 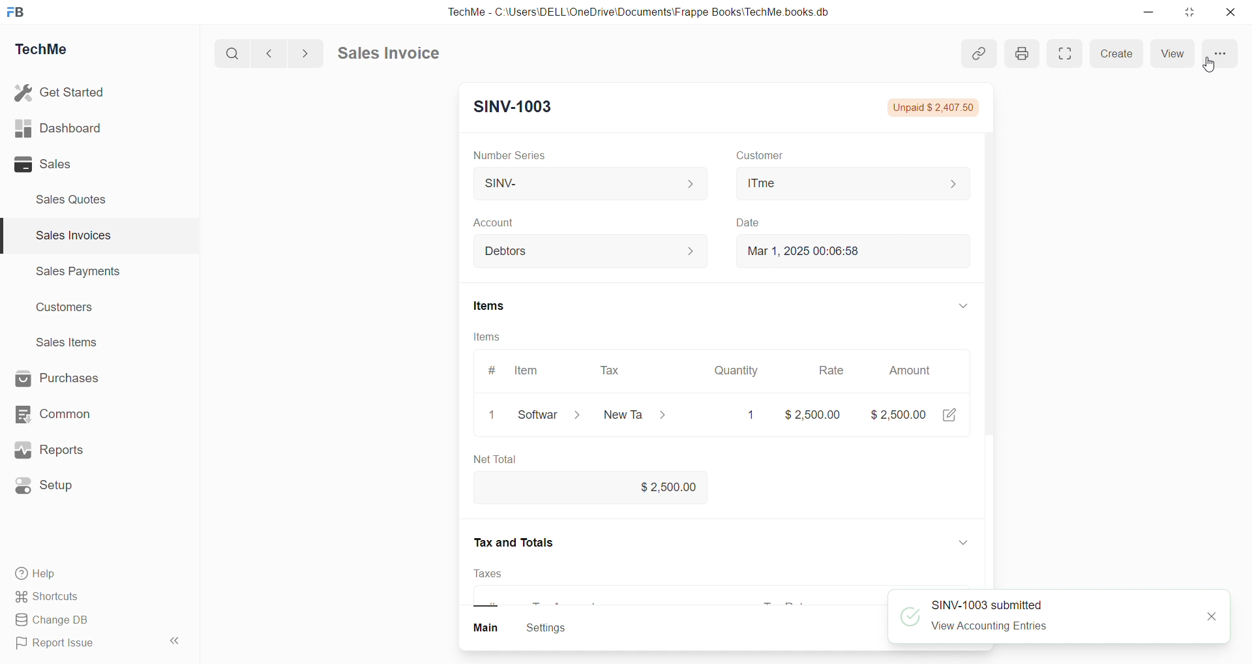 I want to click on  Shortcuts, so click(x=52, y=597).